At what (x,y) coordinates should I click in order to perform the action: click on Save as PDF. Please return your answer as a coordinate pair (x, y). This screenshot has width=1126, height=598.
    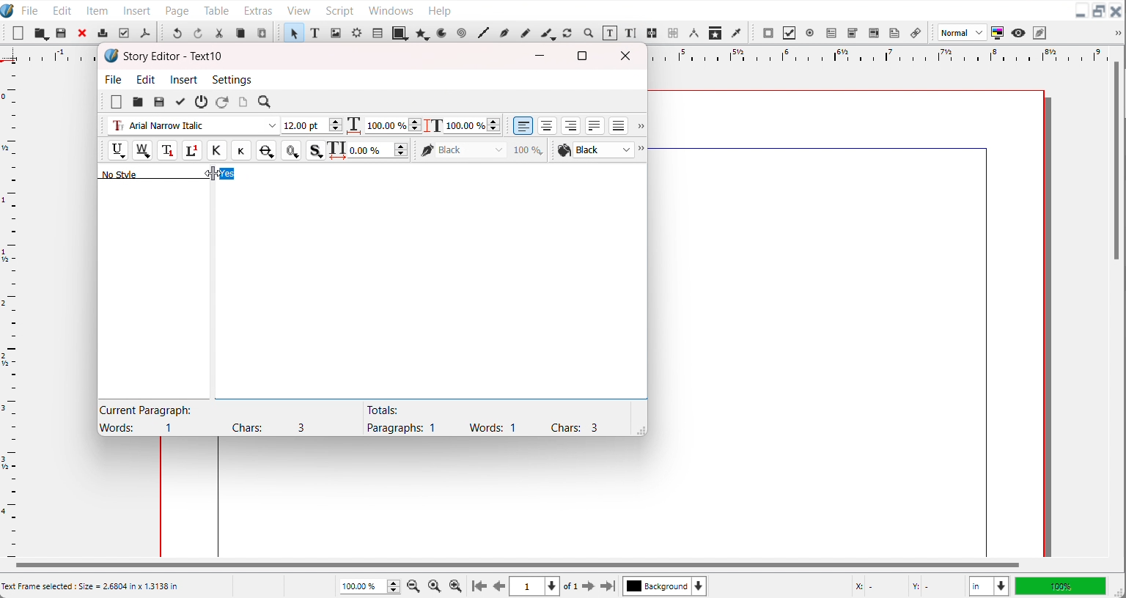
    Looking at the image, I should click on (144, 33).